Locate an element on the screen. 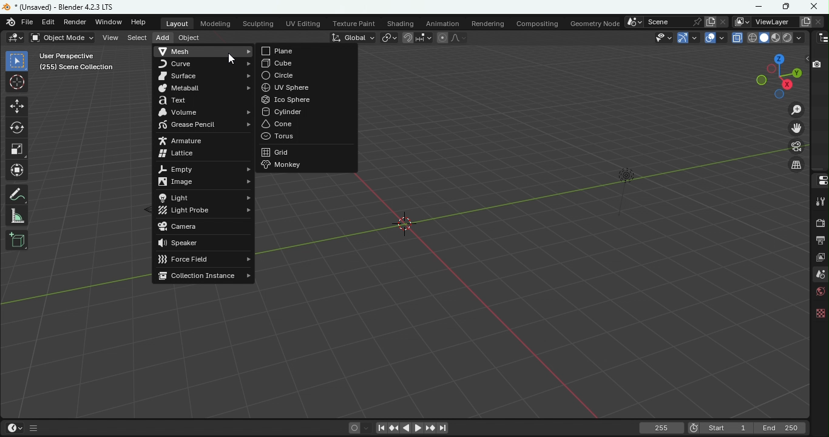 Image resolution: width=829 pixels, height=437 pixels. Camera is located at coordinates (207, 227).